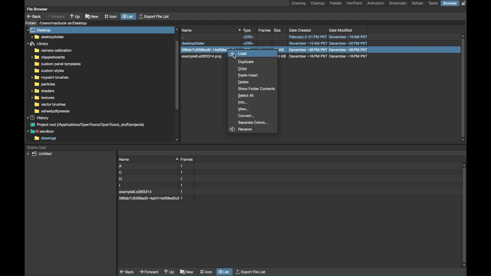 This screenshot has width=491, height=276. Describe the element at coordinates (354, 3) in the screenshot. I see `inknpaint ` at that location.